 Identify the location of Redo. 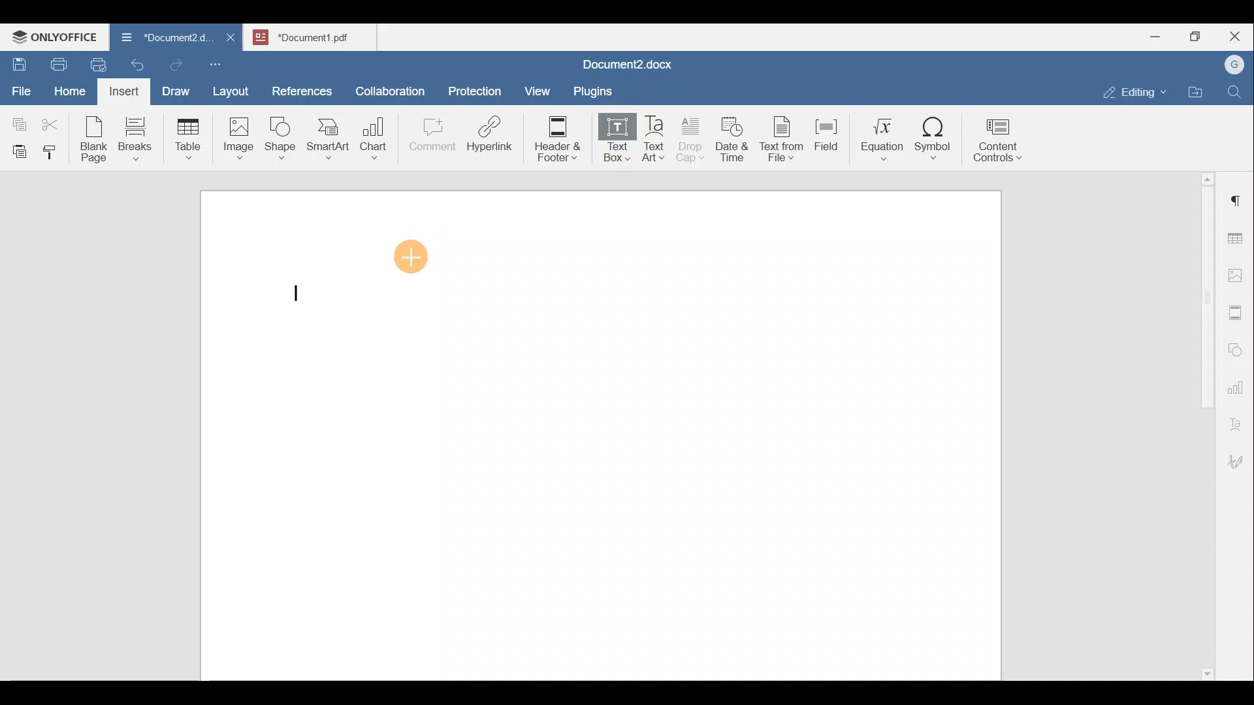
(176, 65).